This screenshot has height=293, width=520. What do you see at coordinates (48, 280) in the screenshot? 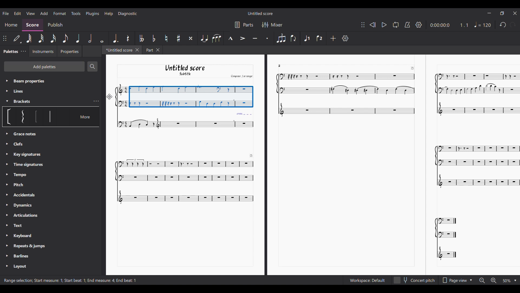
I see `start measure 1 ;` at bounding box center [48, 280].